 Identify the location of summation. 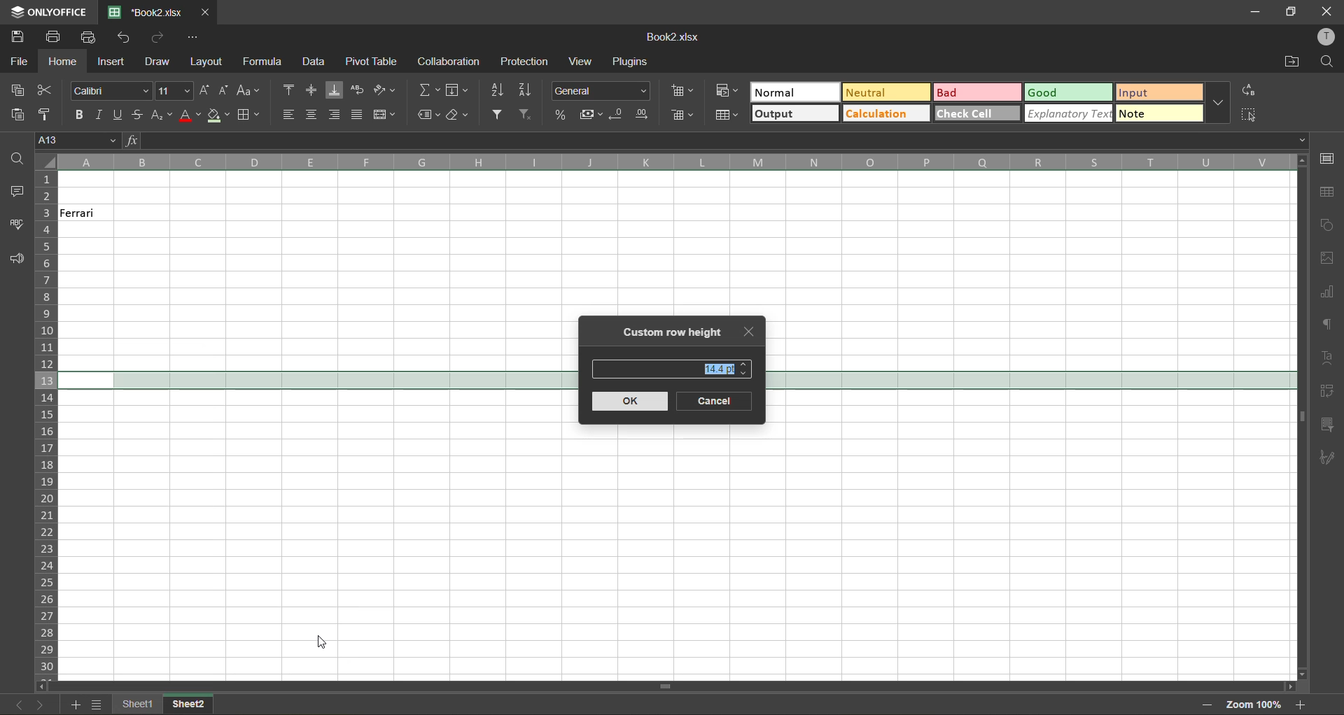
(428, 90).